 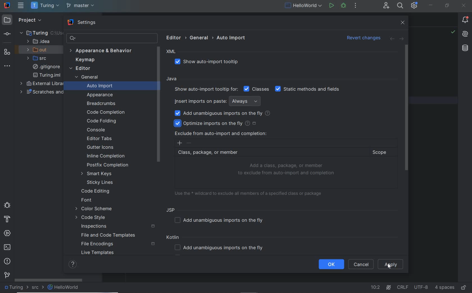 What do you see at coordinates (331, 5) in the screenshot?
I see `RUN` at bounding box center [331, 5].